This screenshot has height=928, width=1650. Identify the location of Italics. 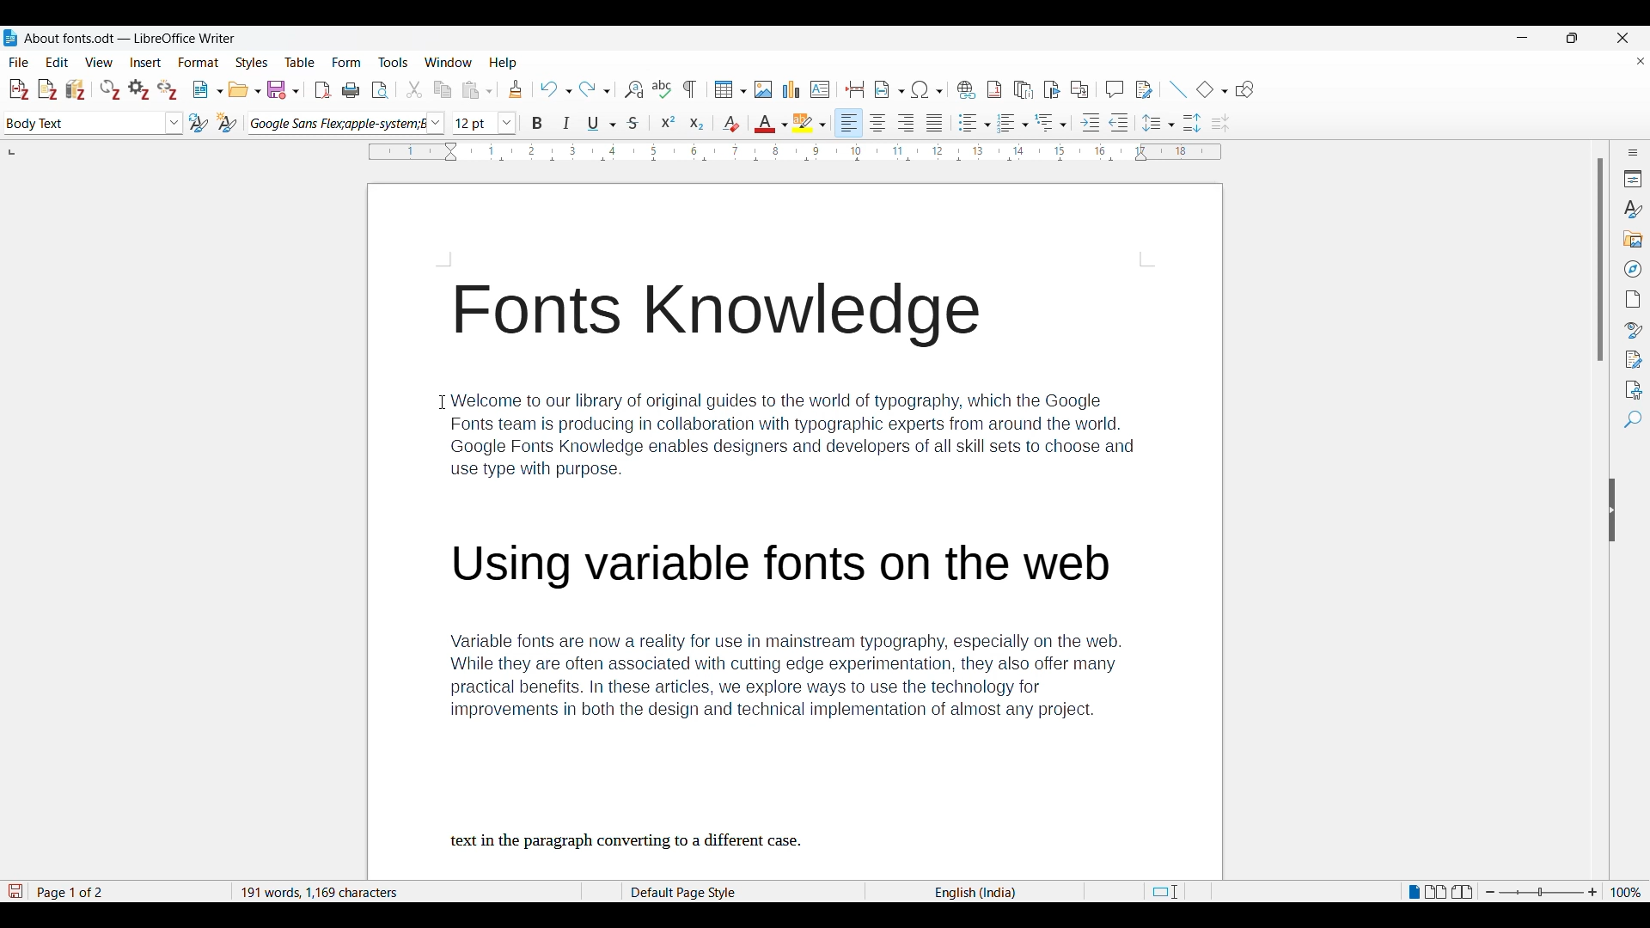
(566, 123).